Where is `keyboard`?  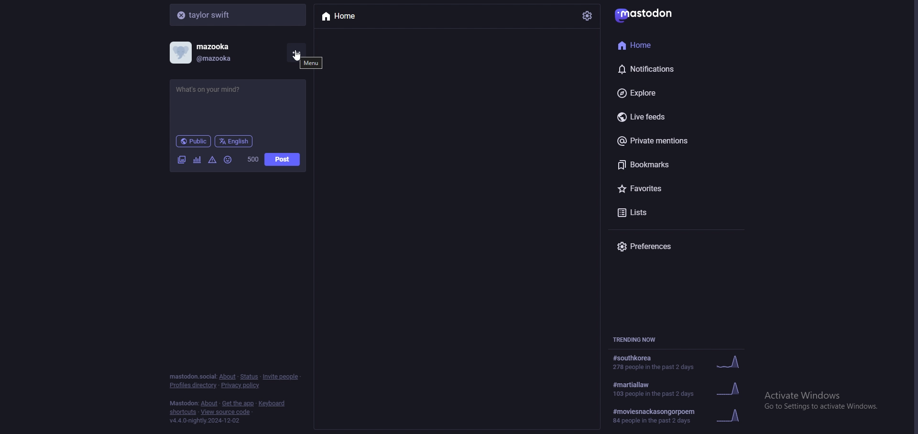
keyboard is located at coordinates (273, 403).